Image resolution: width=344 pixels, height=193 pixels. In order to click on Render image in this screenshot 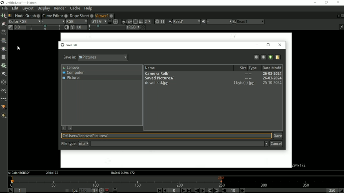, I will do `click(129, 22)`.